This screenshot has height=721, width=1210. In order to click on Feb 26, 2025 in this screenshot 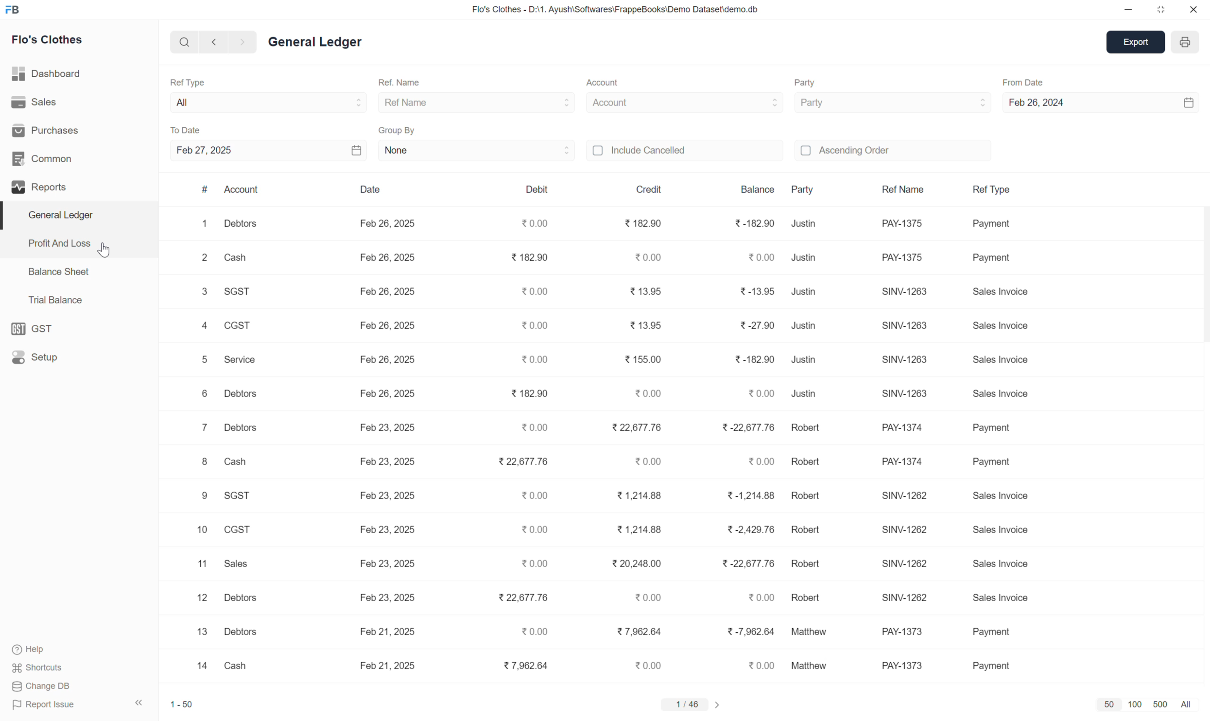, I will do `click(387, 395)`.